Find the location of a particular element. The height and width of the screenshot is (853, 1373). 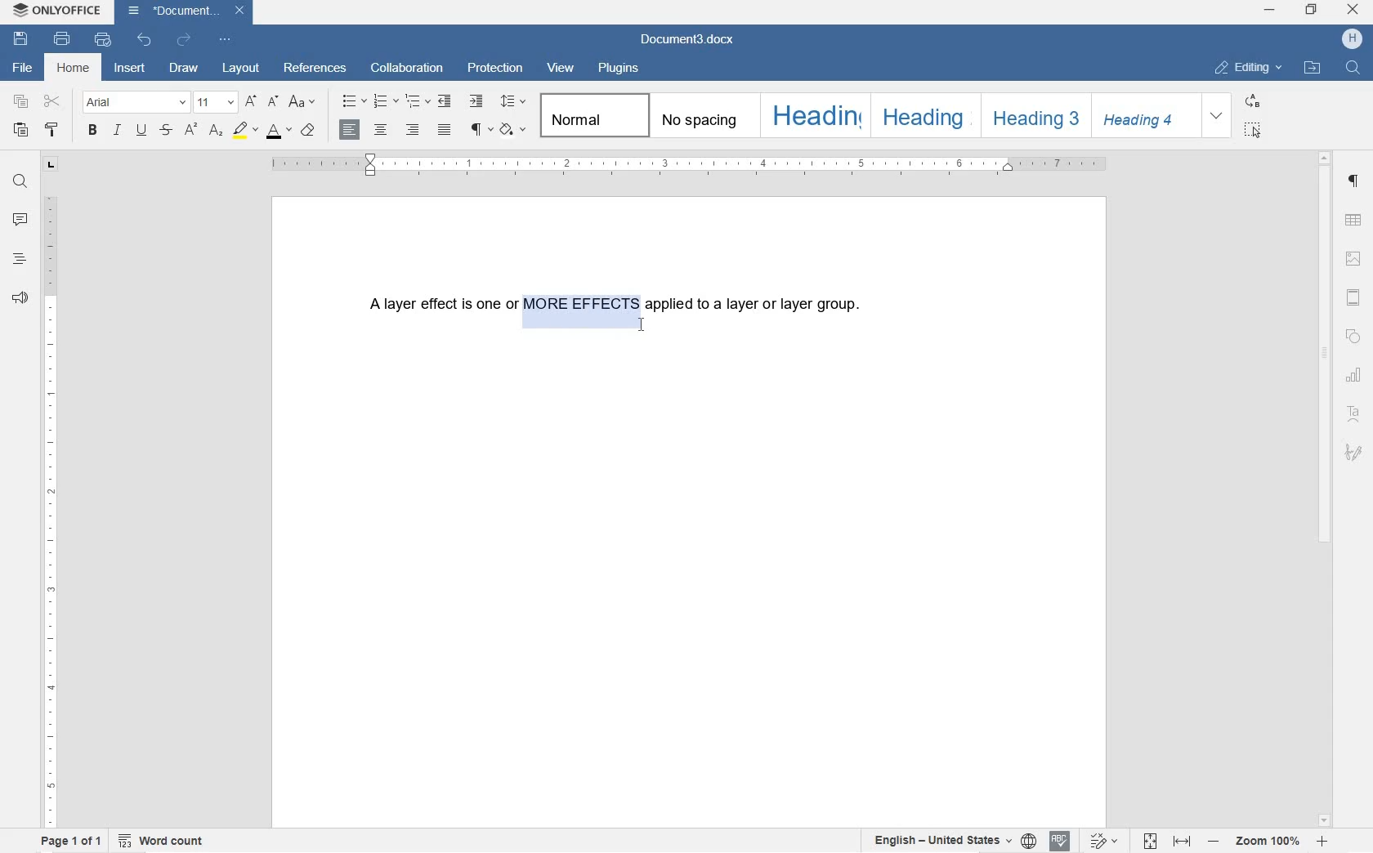

COLLABORATION is located at coordinates (407, 67).